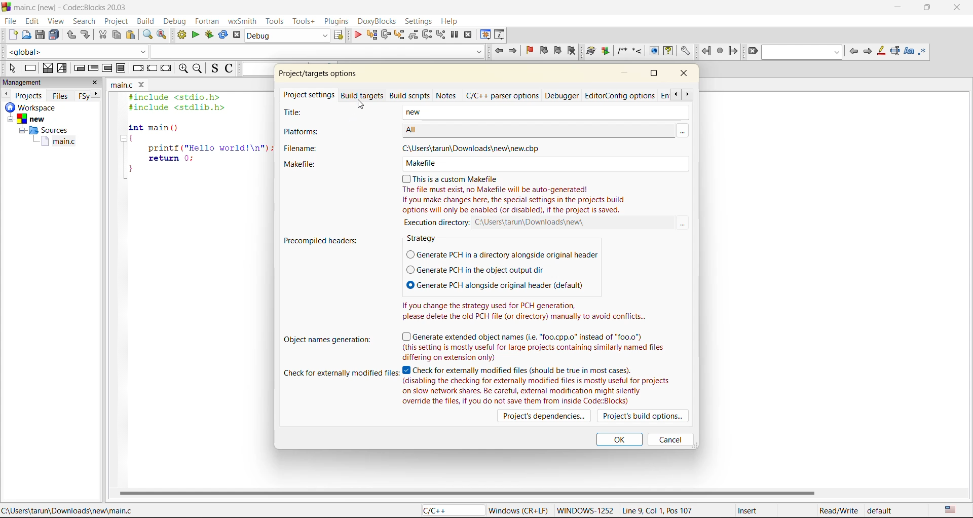 The width and height of the screenshot is (973, 518). What do you see at coordinates (167, 69) in the screenshot?
I see `return instruction` at bounding box center [167, 69].